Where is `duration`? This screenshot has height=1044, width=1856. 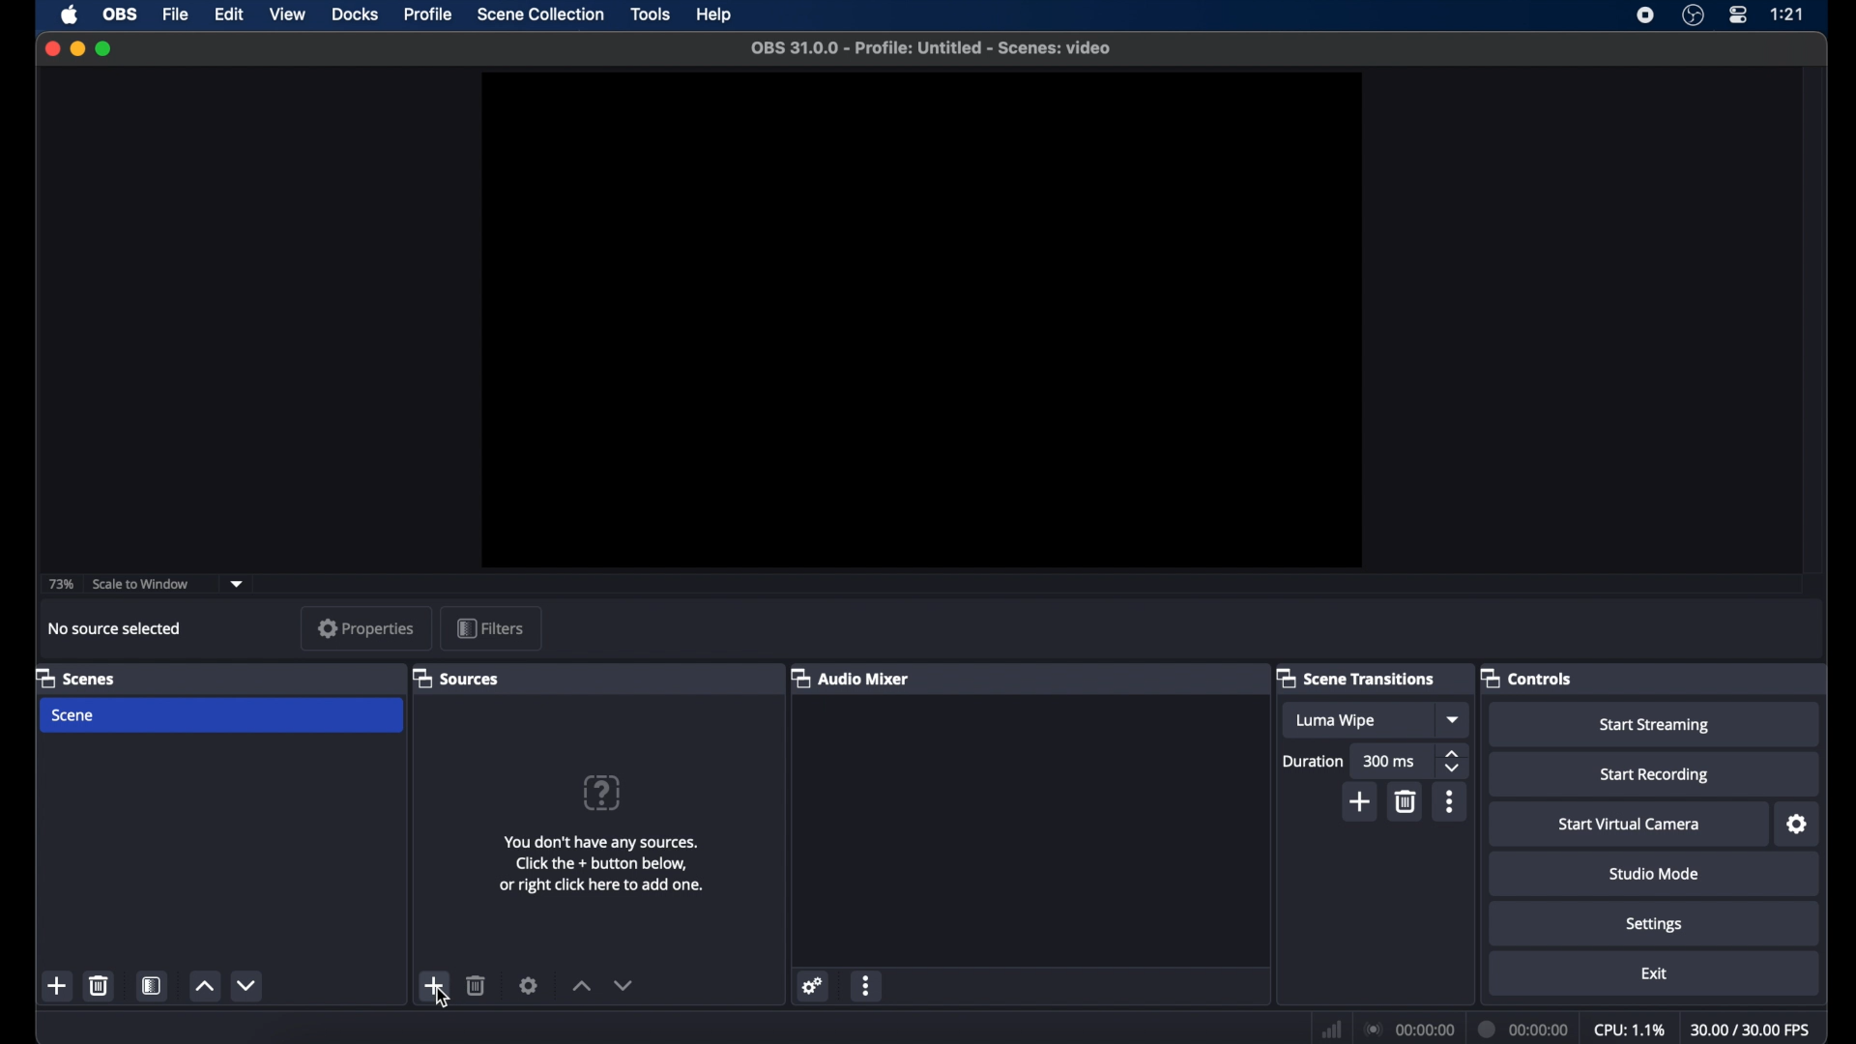 duration is located at coordinates (1312, 762).